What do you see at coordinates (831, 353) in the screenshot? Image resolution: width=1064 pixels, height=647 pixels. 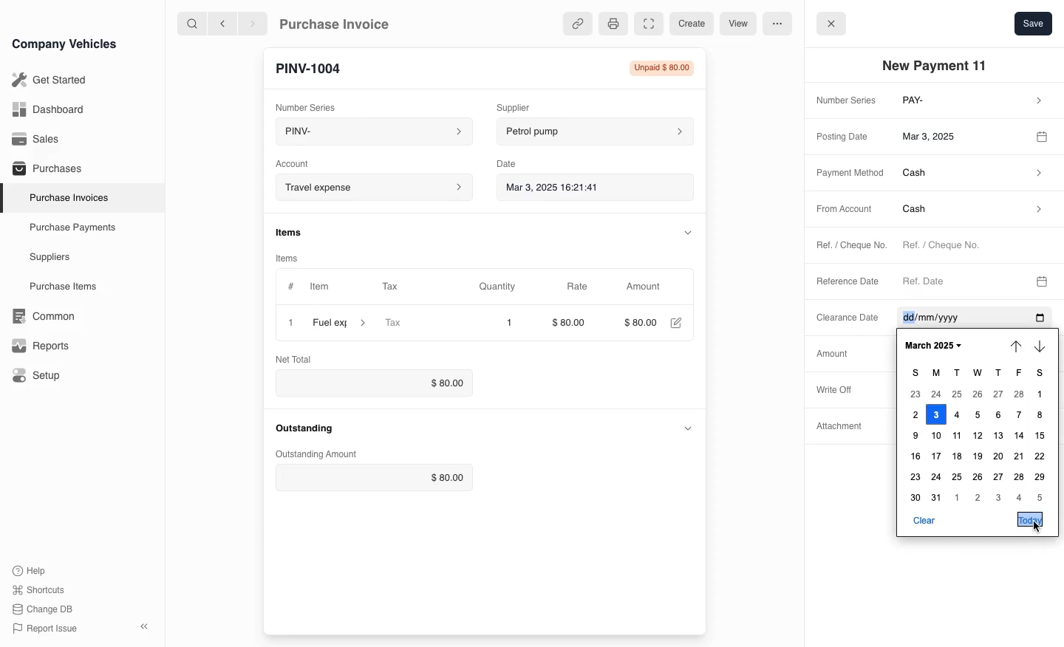 I see `Amount` at bounding box center [831, 353].